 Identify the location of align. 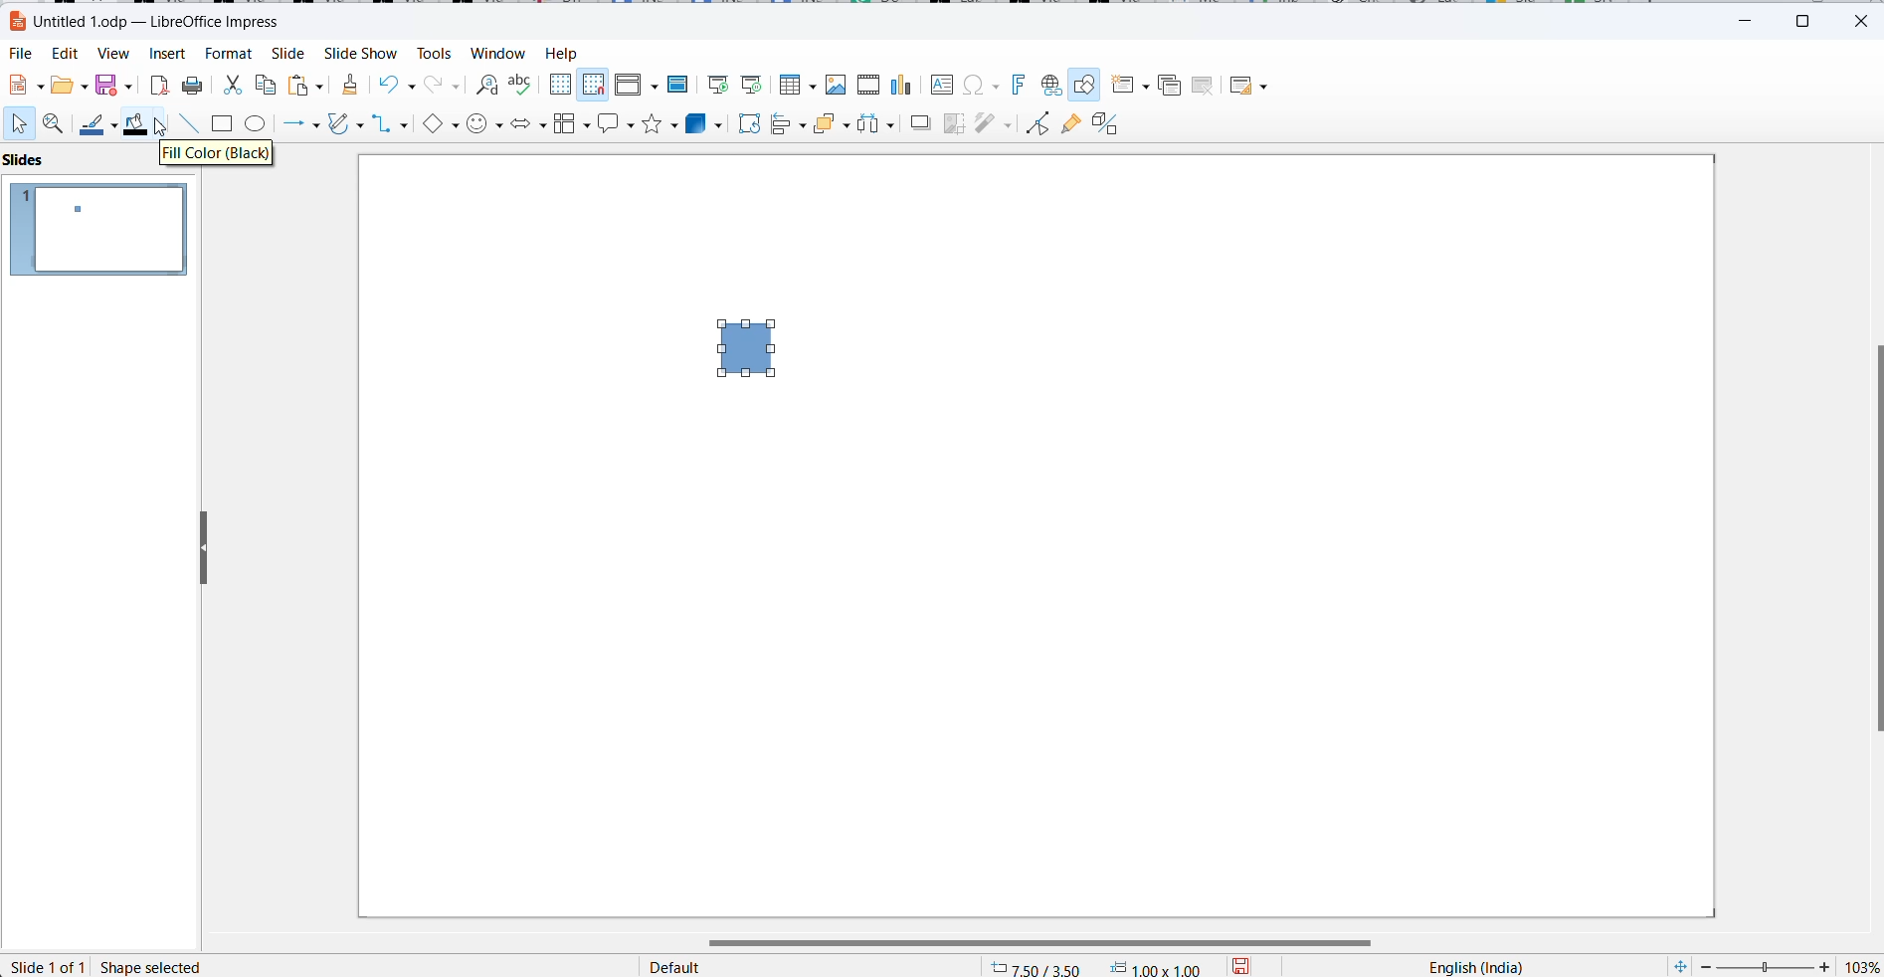
(789, 125).